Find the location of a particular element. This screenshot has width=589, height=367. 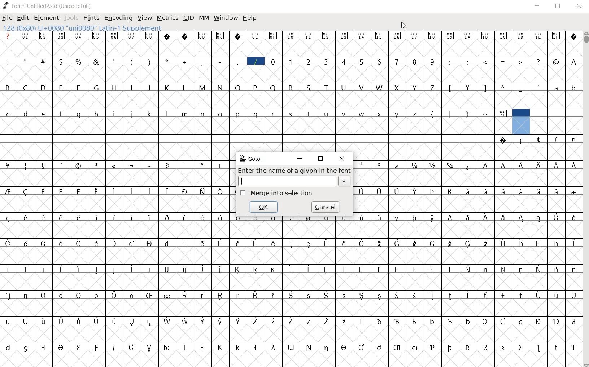

Symbol is located at coordinates (114, 35).